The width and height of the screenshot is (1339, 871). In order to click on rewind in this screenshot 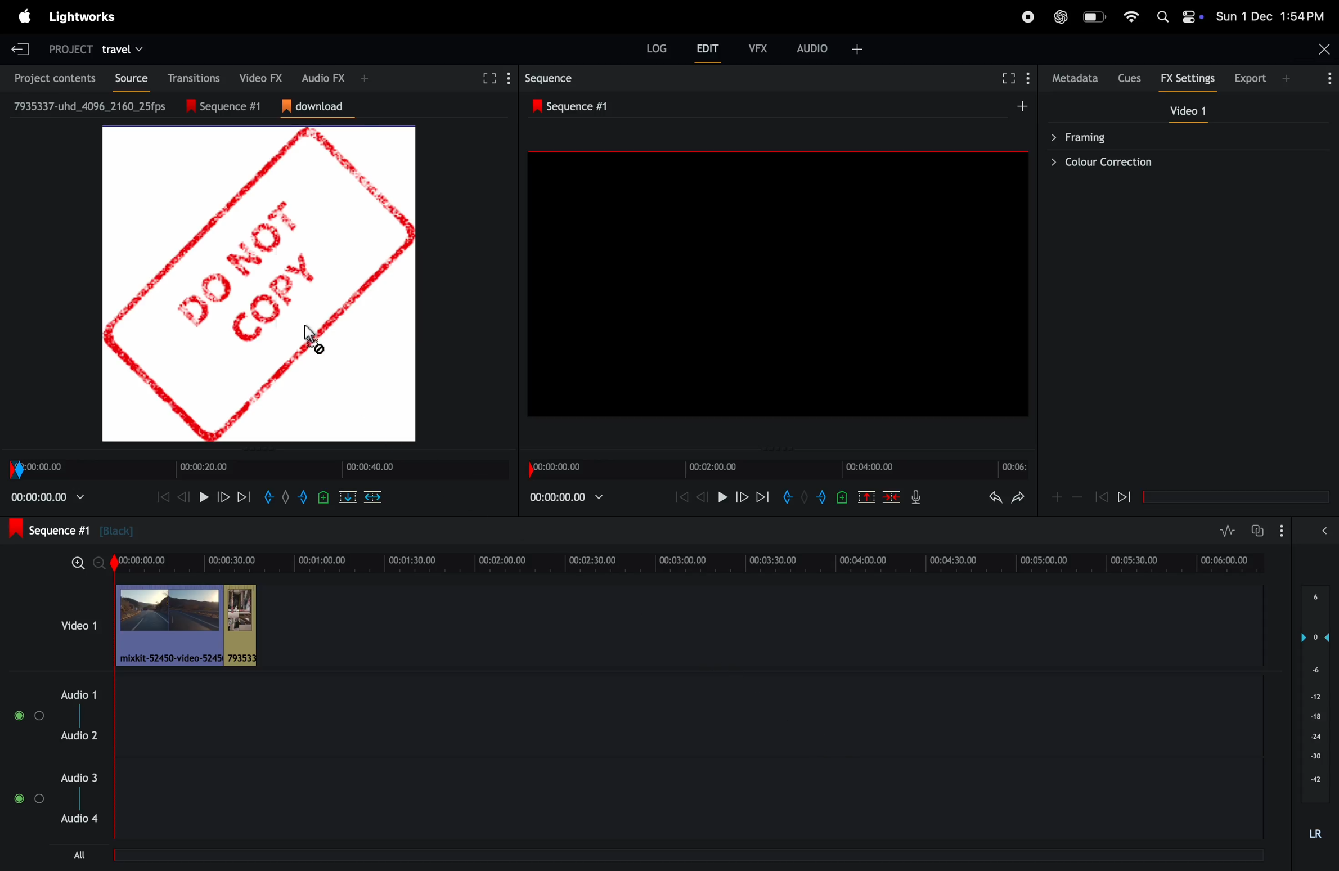, I will do `click(681, 496)`.